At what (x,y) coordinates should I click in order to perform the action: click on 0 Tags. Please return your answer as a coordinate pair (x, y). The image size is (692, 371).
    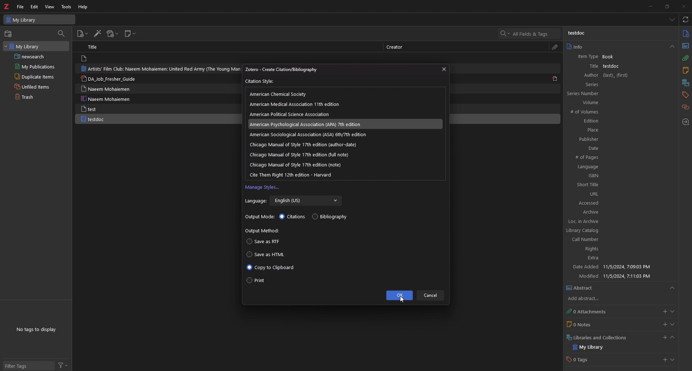
    Looking at the image, I should click on (585, 360).